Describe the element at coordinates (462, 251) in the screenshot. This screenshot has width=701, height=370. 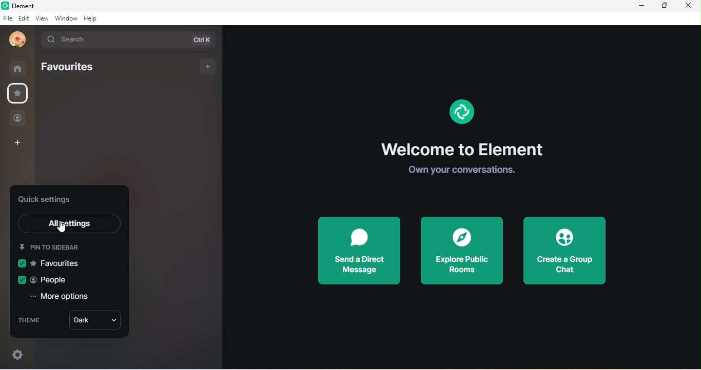
I see `explore public rooms` at that location.